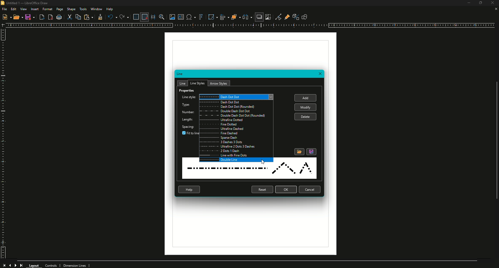 This screenshot has height=268, width=499. What do you see at coordinates (180, 17) in the screenshot?
I see `Insert Text Box` at bounding box center [180, 17].